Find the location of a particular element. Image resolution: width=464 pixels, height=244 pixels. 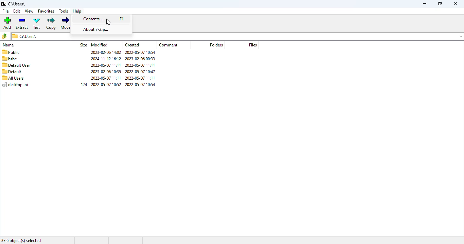

size is located at coordinates (84, 84).